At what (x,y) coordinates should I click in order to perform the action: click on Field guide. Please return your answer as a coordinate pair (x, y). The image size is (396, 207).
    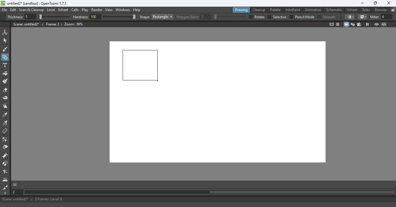
    Looking at the image, I should click on (339, 24).